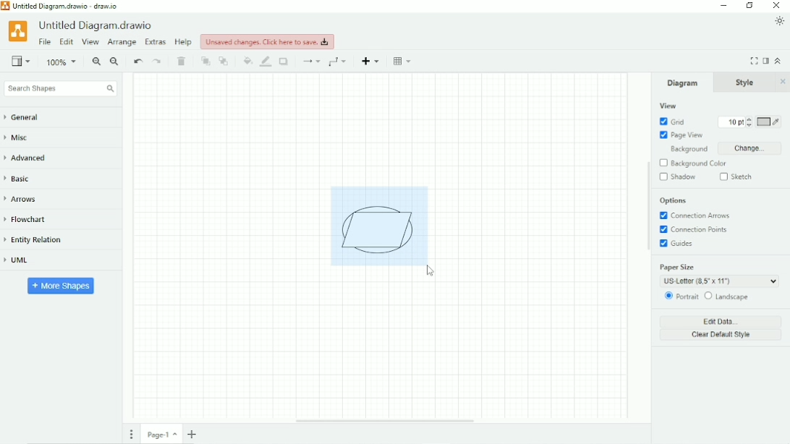 Image resolution: width=790 pixels, height=444 pixels. I want to click on Background color, so click(700, 163).